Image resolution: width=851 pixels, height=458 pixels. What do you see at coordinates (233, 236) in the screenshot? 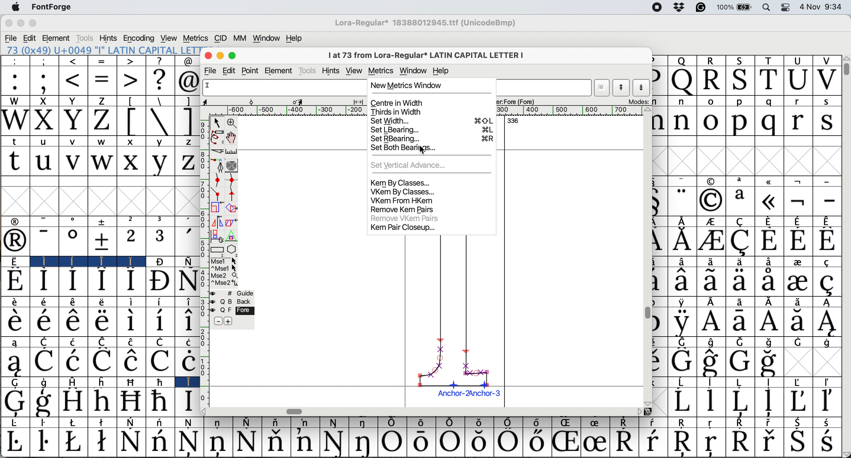
I see `perform a perspective transformation on the selection` at bounding box center [233, 236].